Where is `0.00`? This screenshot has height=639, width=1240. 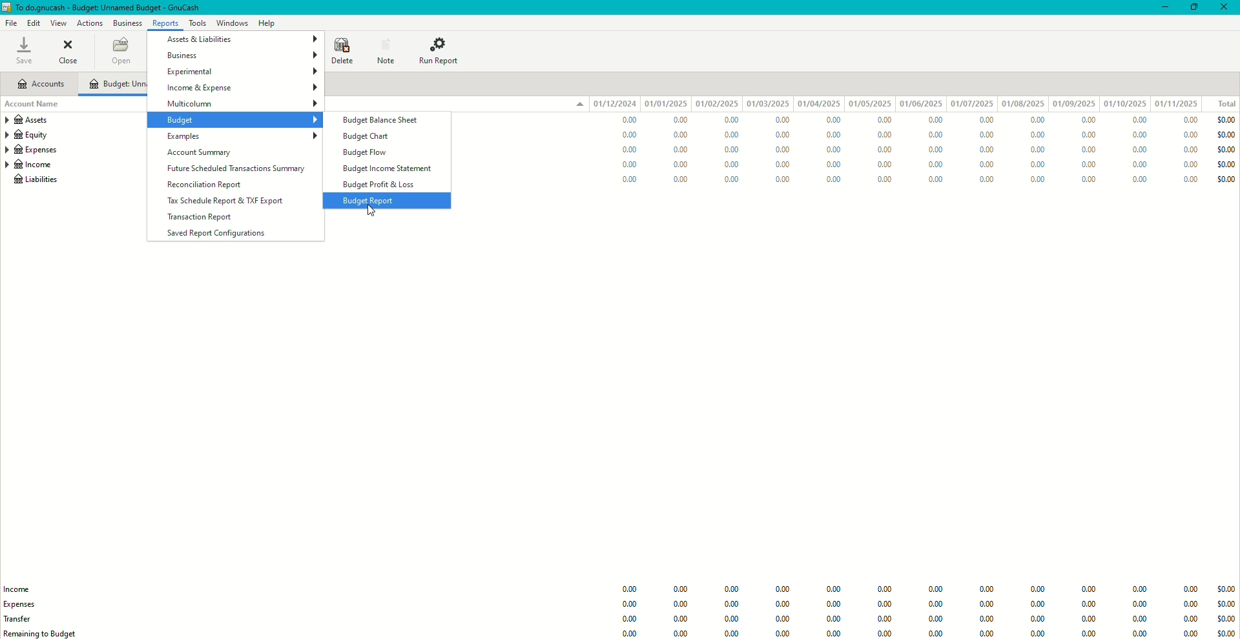 0.00 is located at coordinates (884, 180).